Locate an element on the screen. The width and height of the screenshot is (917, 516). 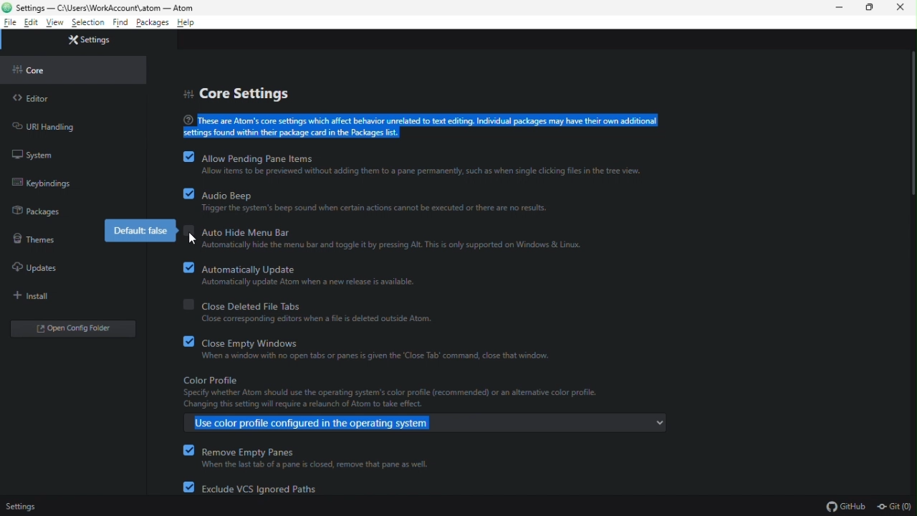
settings is located at coordinates (32, 507).